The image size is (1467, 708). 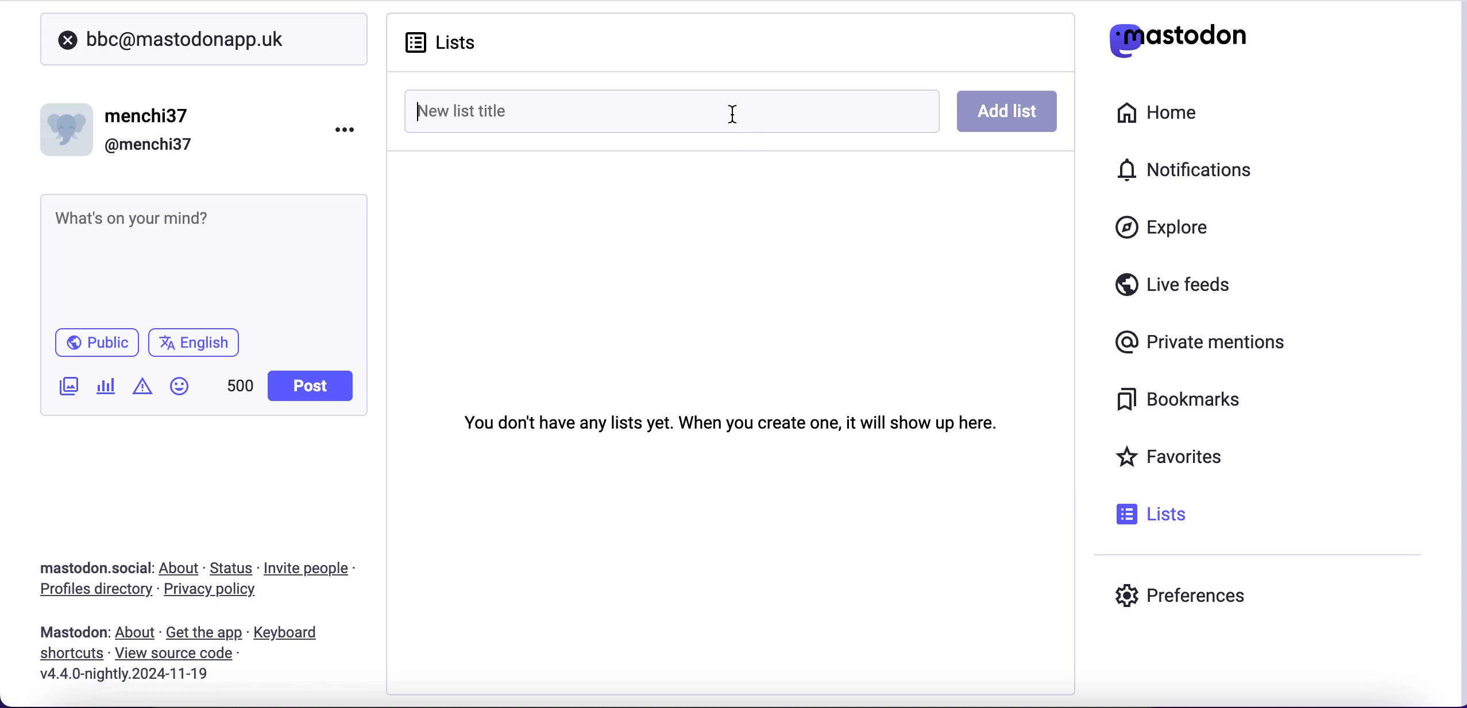 I want to click on mastodon logo, so click(x=1178, y=37).